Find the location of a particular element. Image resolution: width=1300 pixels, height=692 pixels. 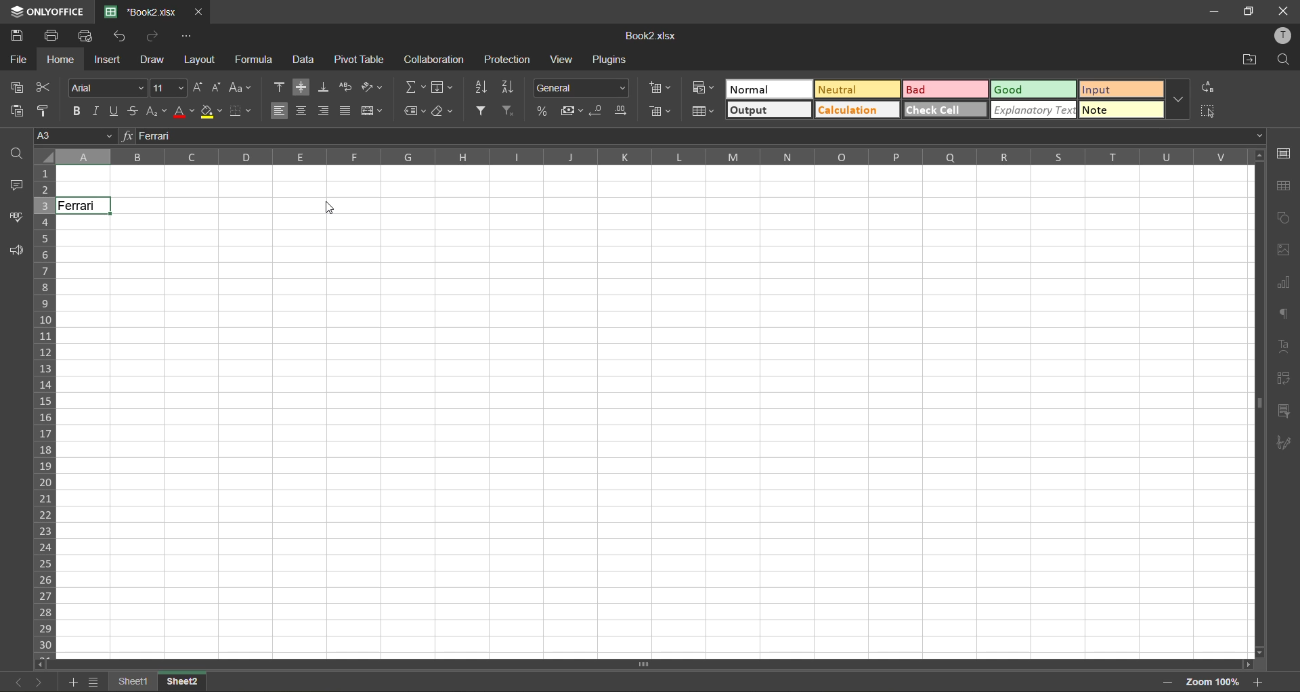

protection is located at coordinates (508, 61).